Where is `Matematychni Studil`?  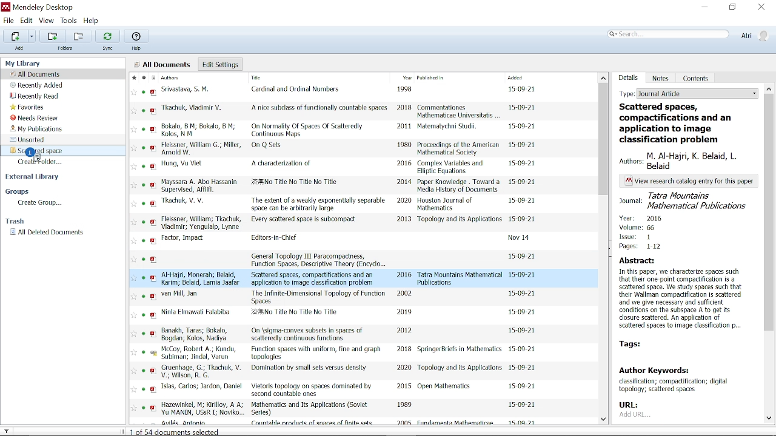 Matematychni Studil is located at coordinates (448, 128).